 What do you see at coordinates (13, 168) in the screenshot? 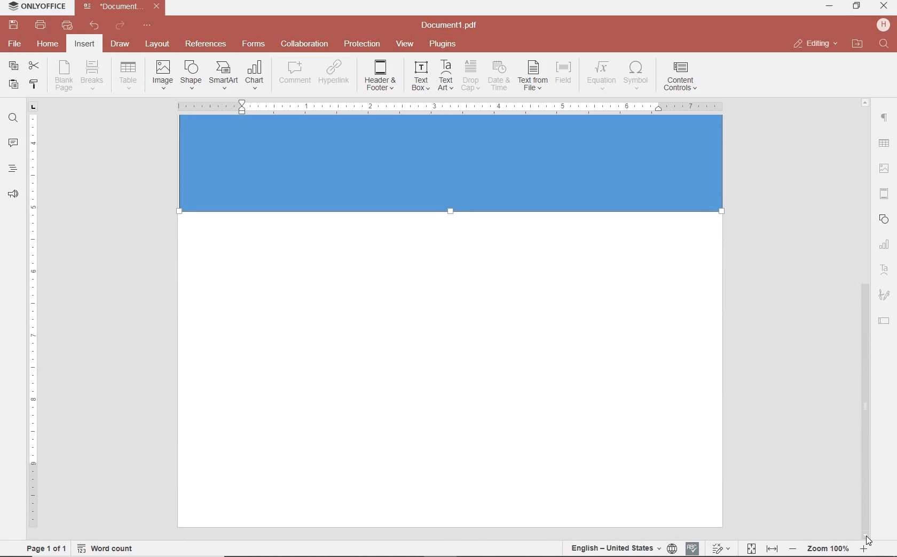
I see `heading` at bounding box center [13, 168].